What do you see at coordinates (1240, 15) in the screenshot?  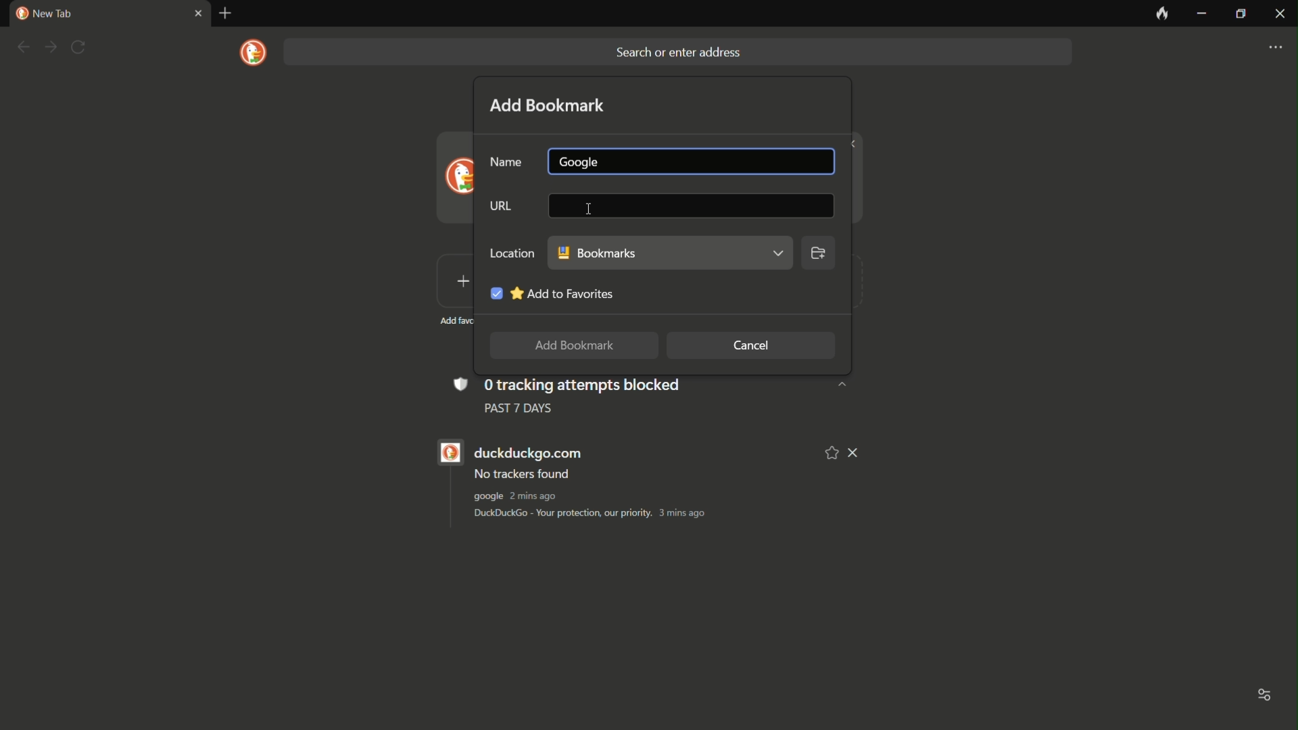 I see `maximize or restore` at bounding box center [1240, 15].